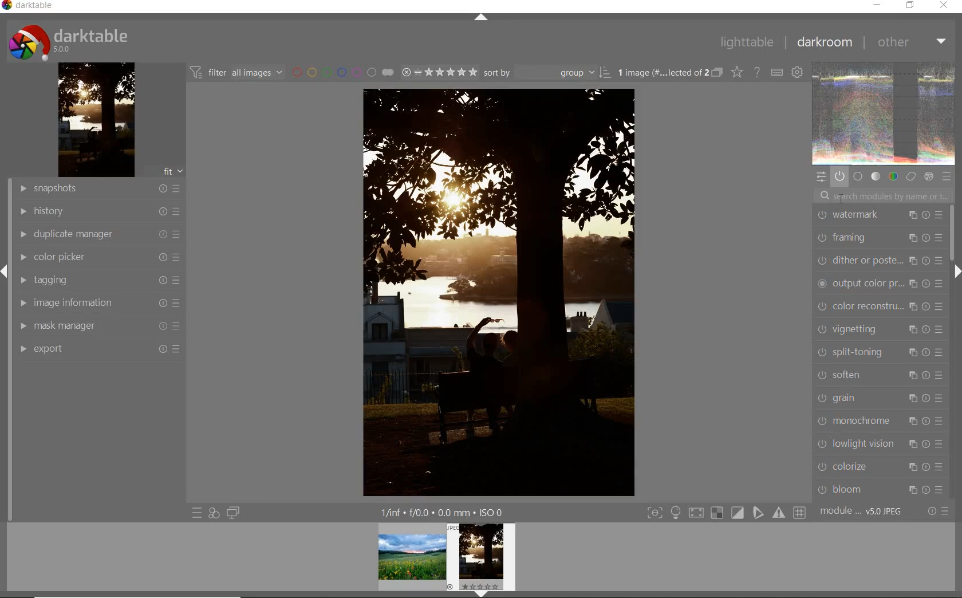  What do you see at coordinates (439, 73) in the screenshot?
I see `selected Image range rating` at bounding box center [439, 73].